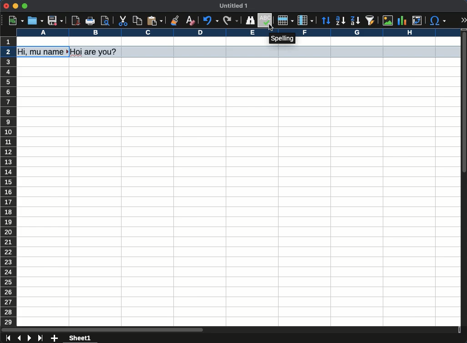 Image resolution: width=467 pixels, height=343 pixels. What do you see at coordinates (438, 21) in the screenshot?
I see `special character` at bounding box center [438, 21].